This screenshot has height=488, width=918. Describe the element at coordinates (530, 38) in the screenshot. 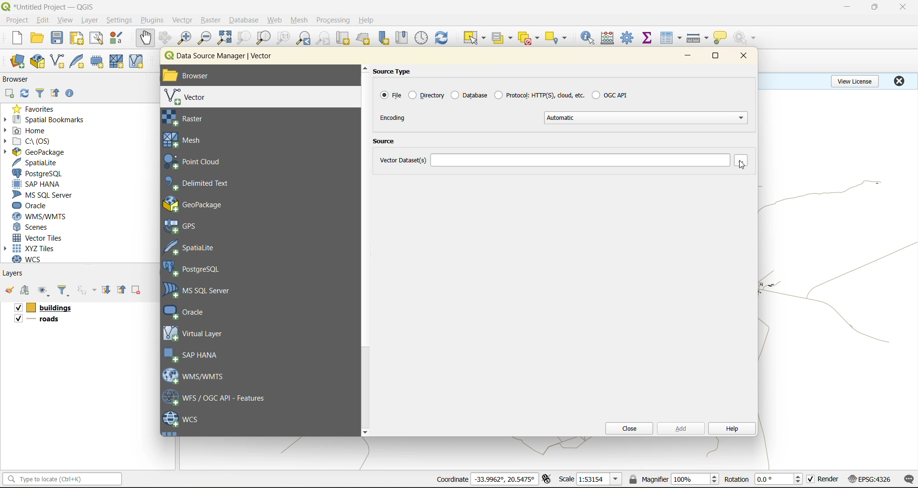

I see `deselect value` at that location.